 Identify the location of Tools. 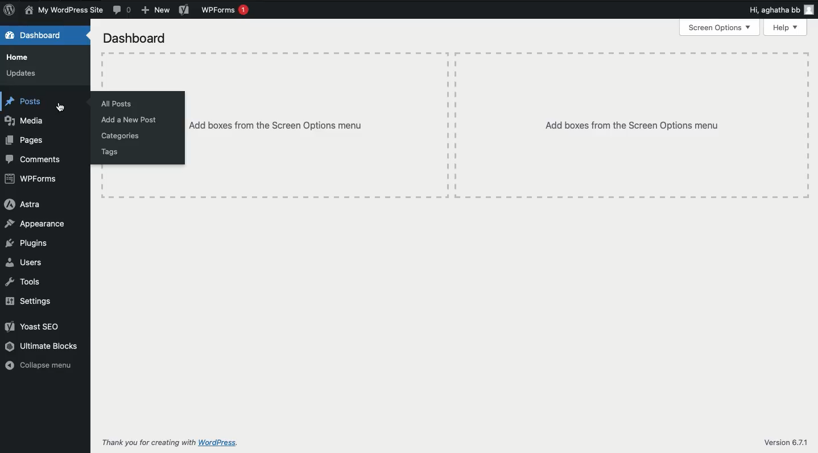
(24, 282).